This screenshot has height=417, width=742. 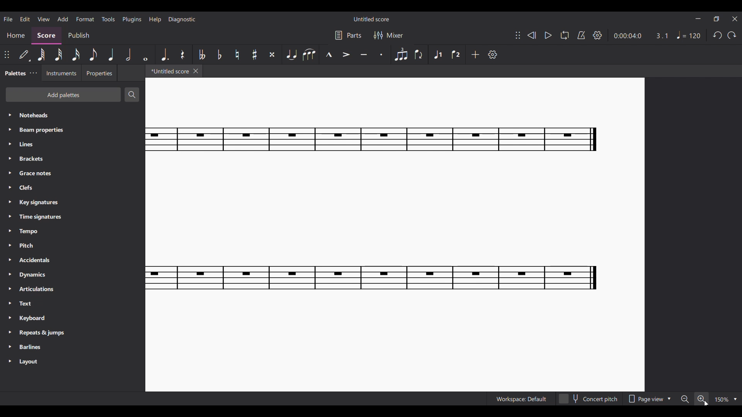 I want to click on Accidentals, so click(x=73, y=260).